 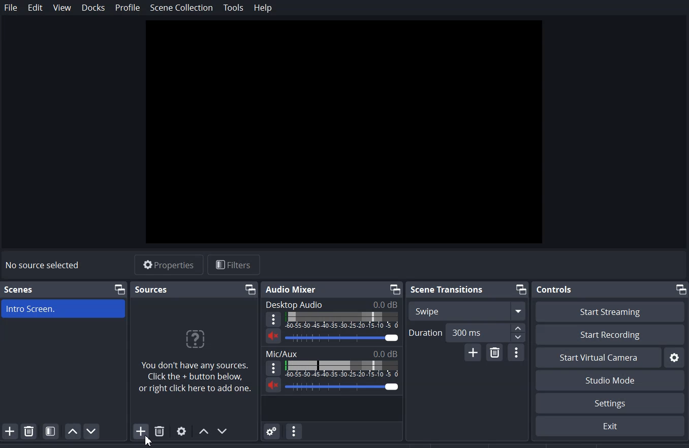 I want to click on Scene Collection, so click(x=182, y=8).